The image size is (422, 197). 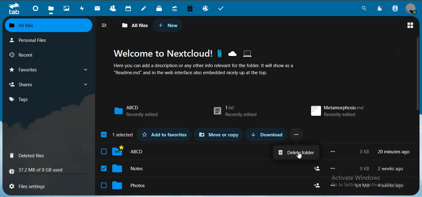 I want to click on ABCD, so click(x=151, y=152).